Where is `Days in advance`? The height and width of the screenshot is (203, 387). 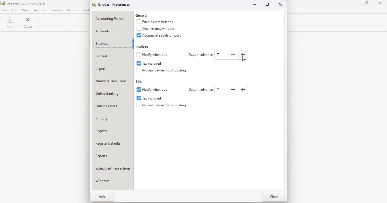
Days in advance is located at coordinates (198, 54).